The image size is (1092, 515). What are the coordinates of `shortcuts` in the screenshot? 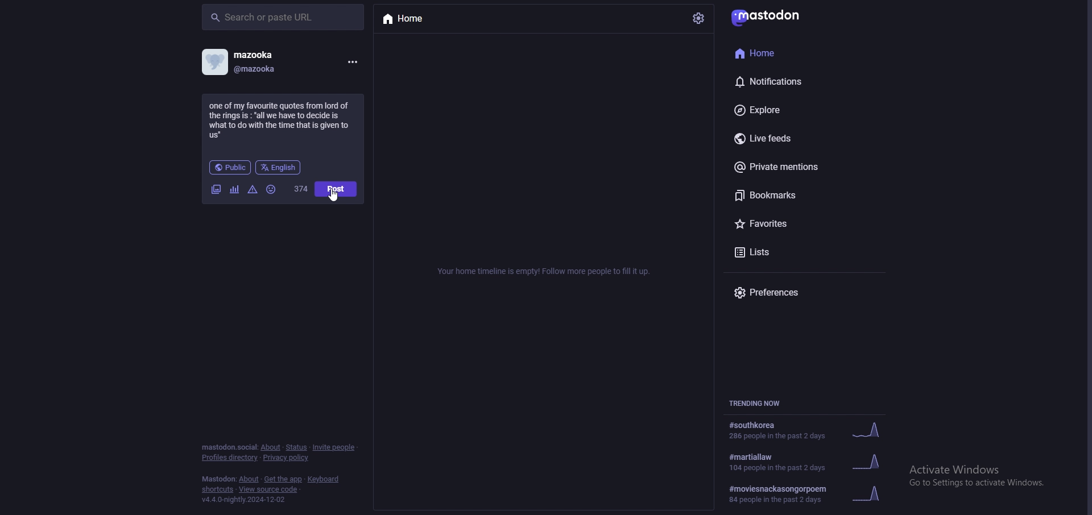 It's located at (217, 490).